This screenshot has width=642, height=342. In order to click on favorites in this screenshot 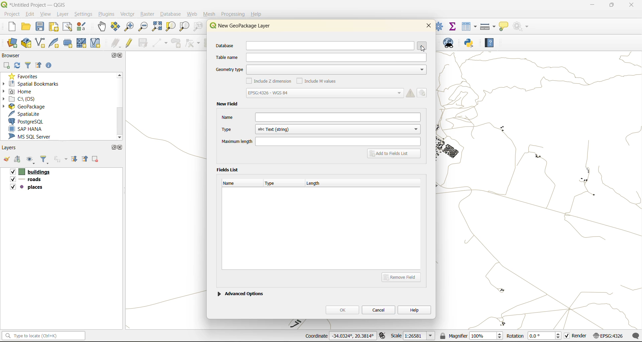, I will do `click(25, 76)`.